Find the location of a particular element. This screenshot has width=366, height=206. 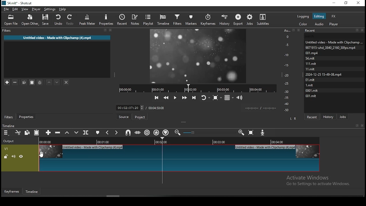

files is located at coordinates (333, 41).